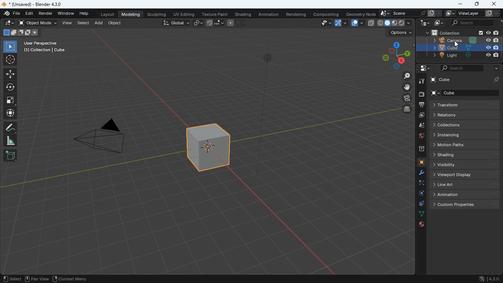  I want to click on camera, so click(421, 94).